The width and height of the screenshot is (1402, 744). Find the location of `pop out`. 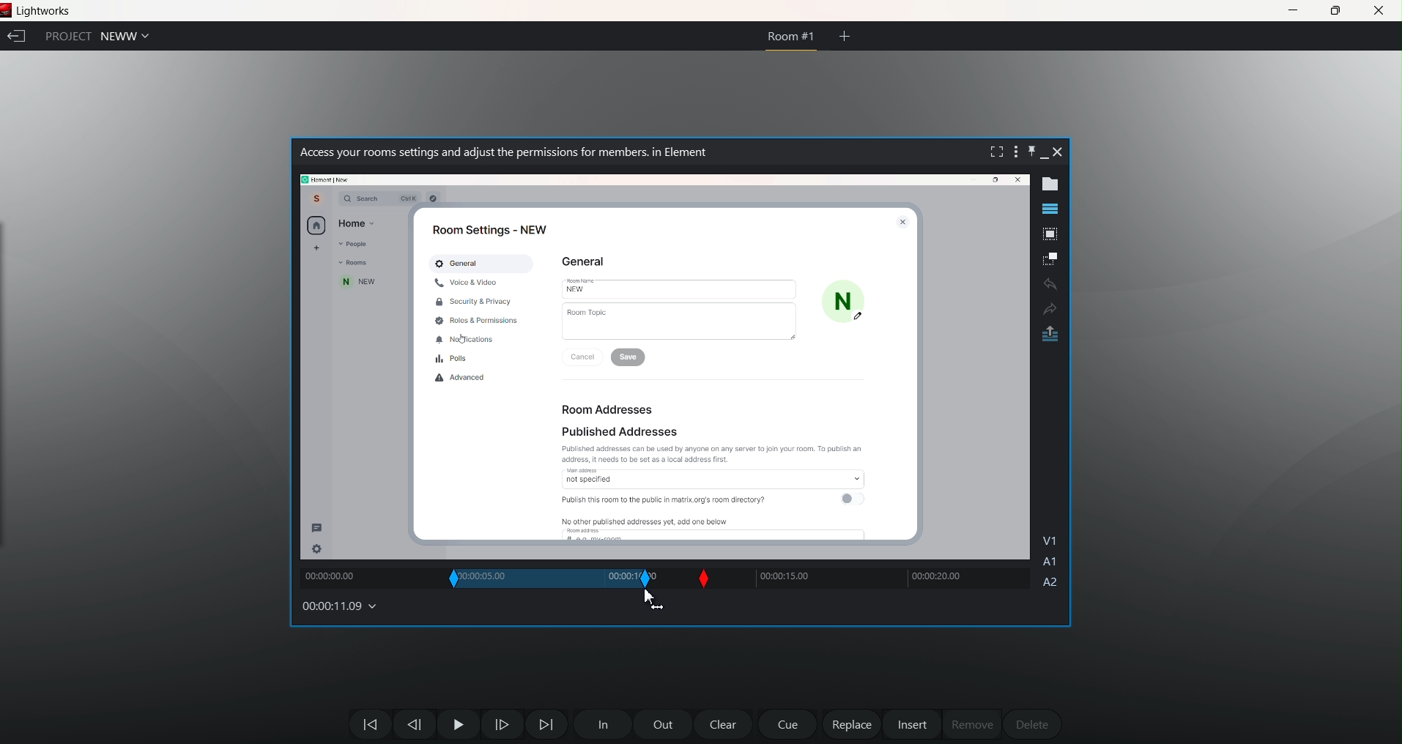

pop out is located at coordinates (1051, 333).